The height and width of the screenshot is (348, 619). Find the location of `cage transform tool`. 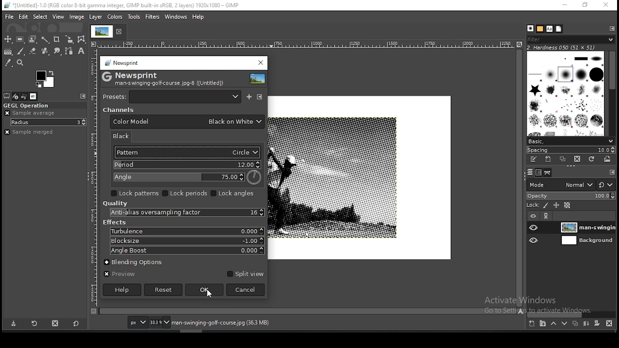

cage transform tool is located at coordinates (82, 40).